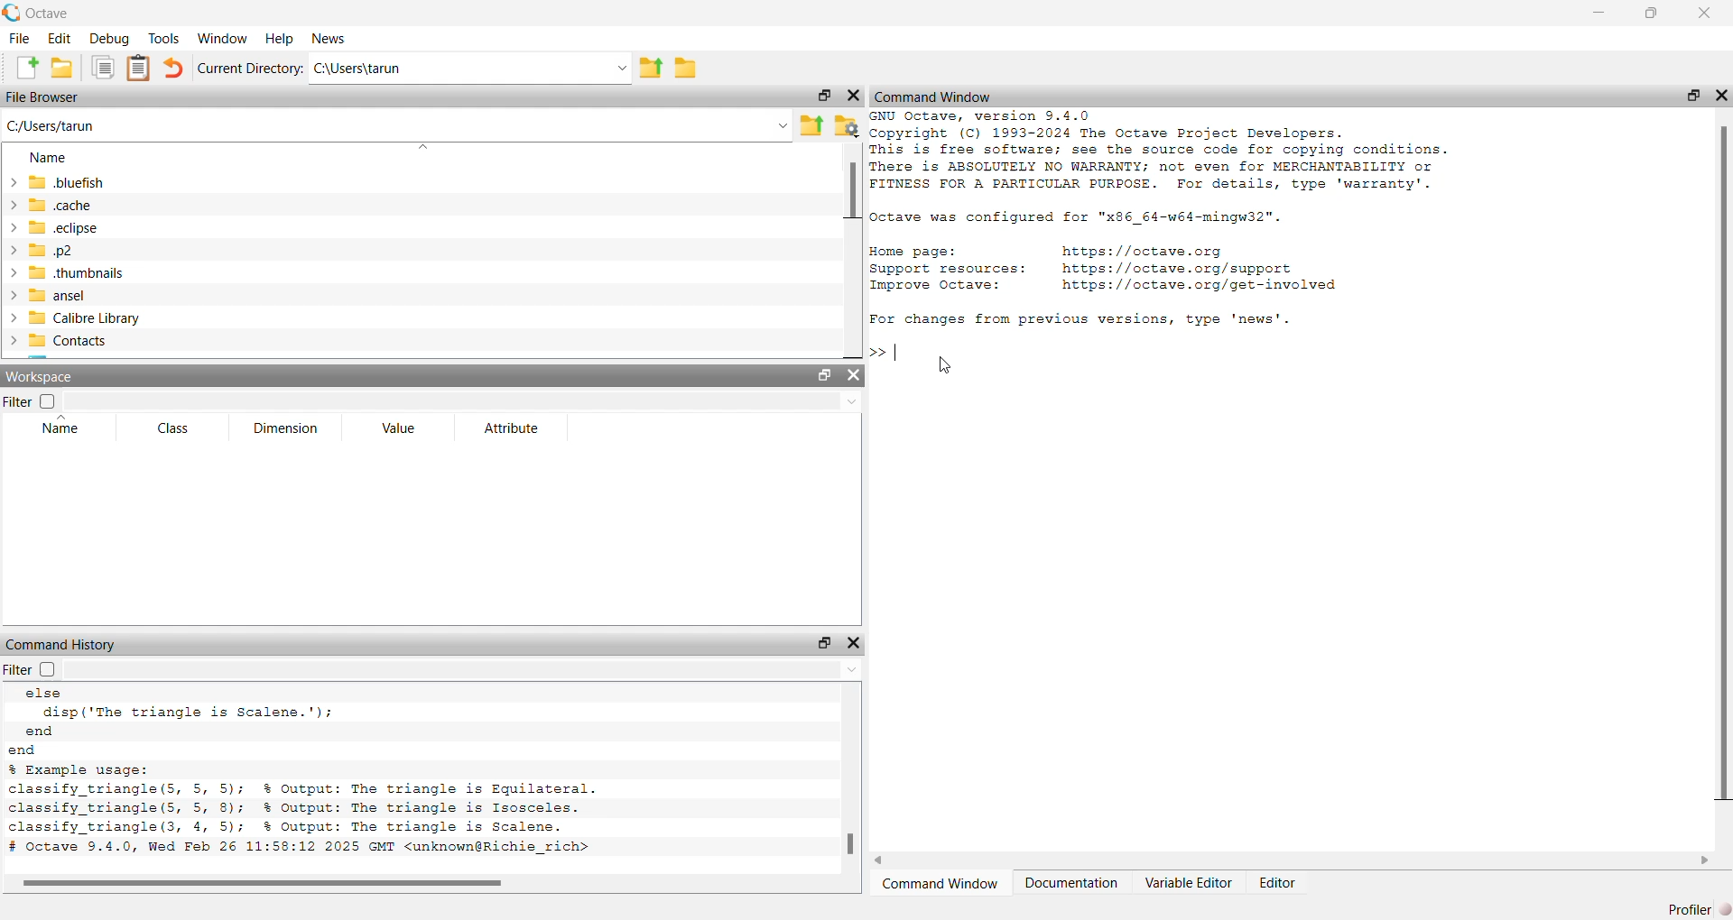 The image size is (1733, 920). What do you see at coordinates (173, 428) in the screenshot?
I see `class` at bounding box center [173, 428].